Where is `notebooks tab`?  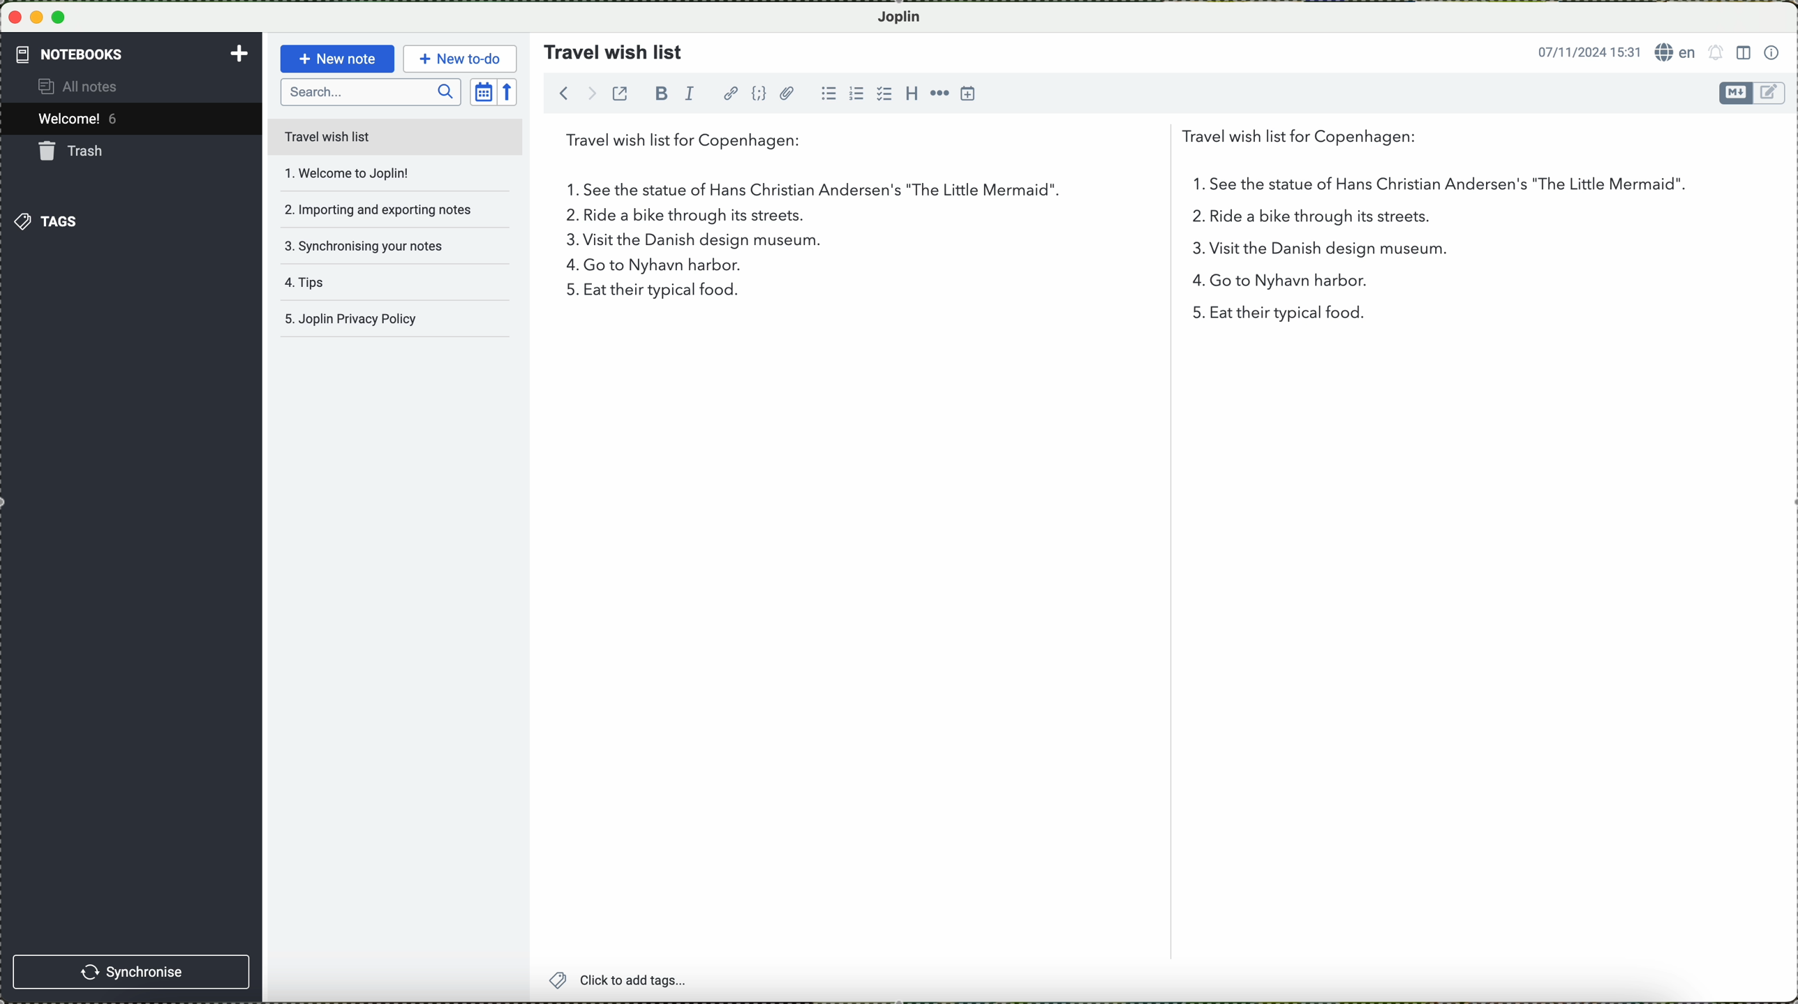 notebooks tab is located at coordinates (133, 54).